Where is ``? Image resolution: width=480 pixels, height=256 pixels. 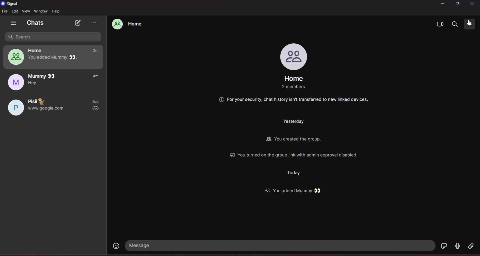  is located at coordinates (295, 87).